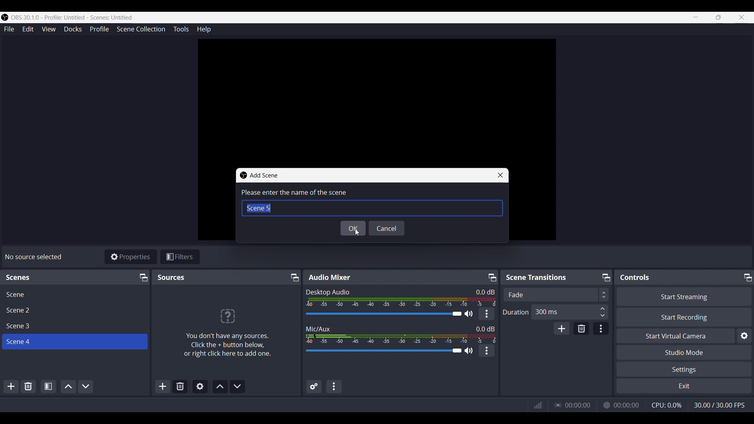 The image size is (754, 424). I want to click on Move scene down, so click(86, 386).